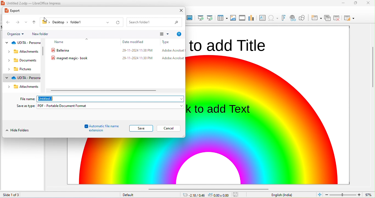 The width and height of the screenshot is (375, 198). I want to click on vertical scroll, so click(44, 53).